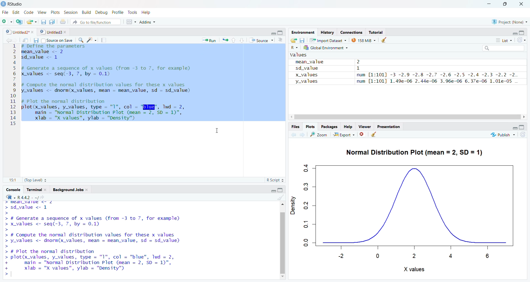  What do you see at coordinates (208, 40) in the screenshot?
I see `Run` at bounding box center [208, 40].